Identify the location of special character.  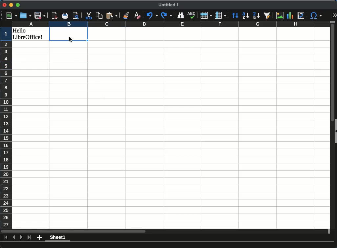
(315, 14).